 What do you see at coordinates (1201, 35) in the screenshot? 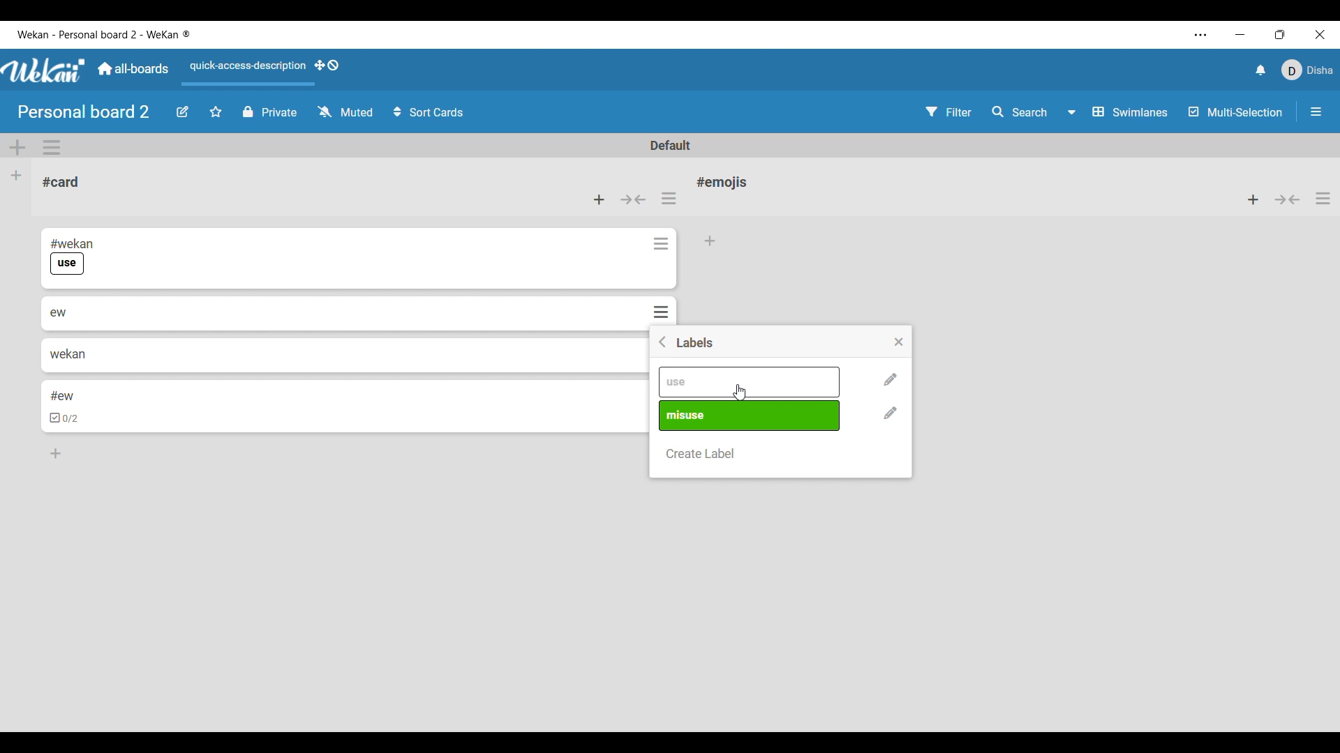
I see `Settings and more` at bounding box center [1201, 35].